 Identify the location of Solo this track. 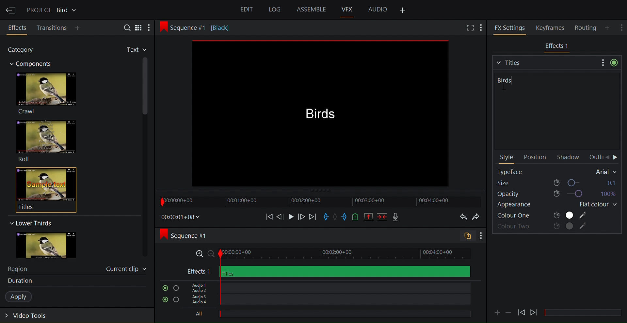
(177, 300).